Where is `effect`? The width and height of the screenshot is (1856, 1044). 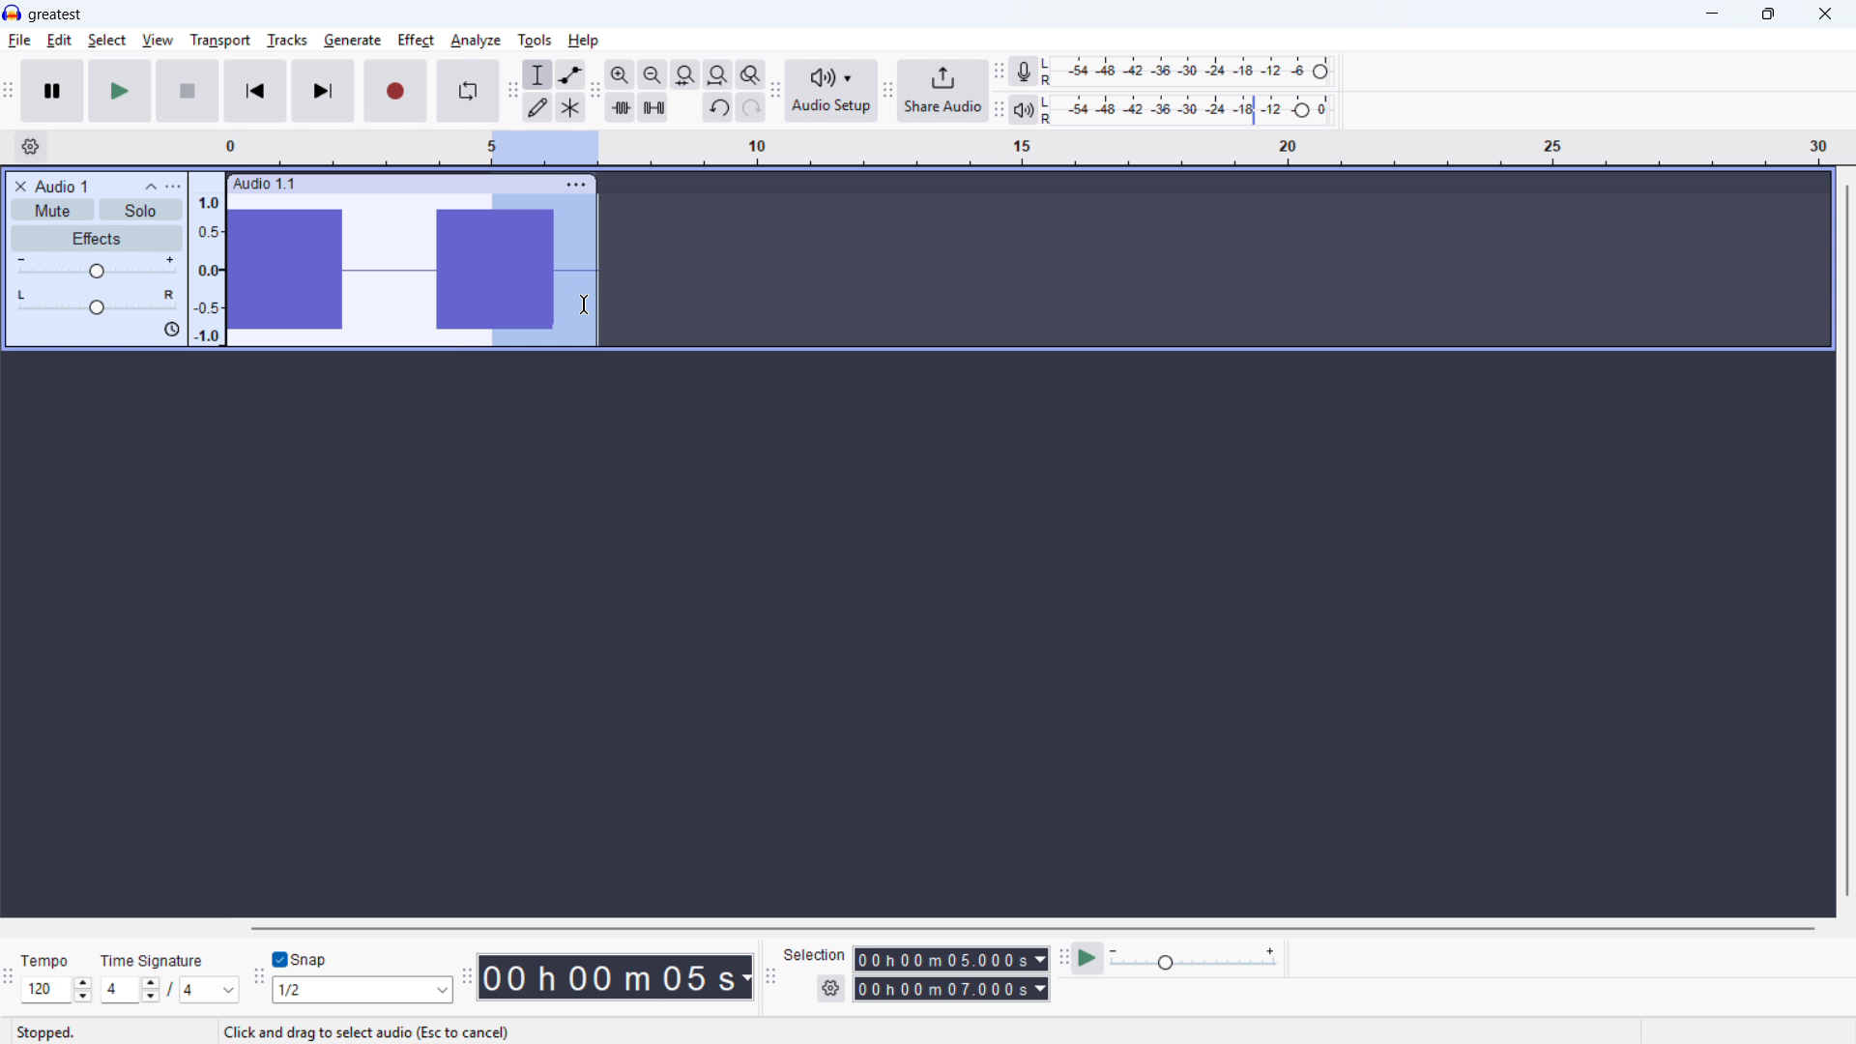 effect is located at coordinates (416, 41).